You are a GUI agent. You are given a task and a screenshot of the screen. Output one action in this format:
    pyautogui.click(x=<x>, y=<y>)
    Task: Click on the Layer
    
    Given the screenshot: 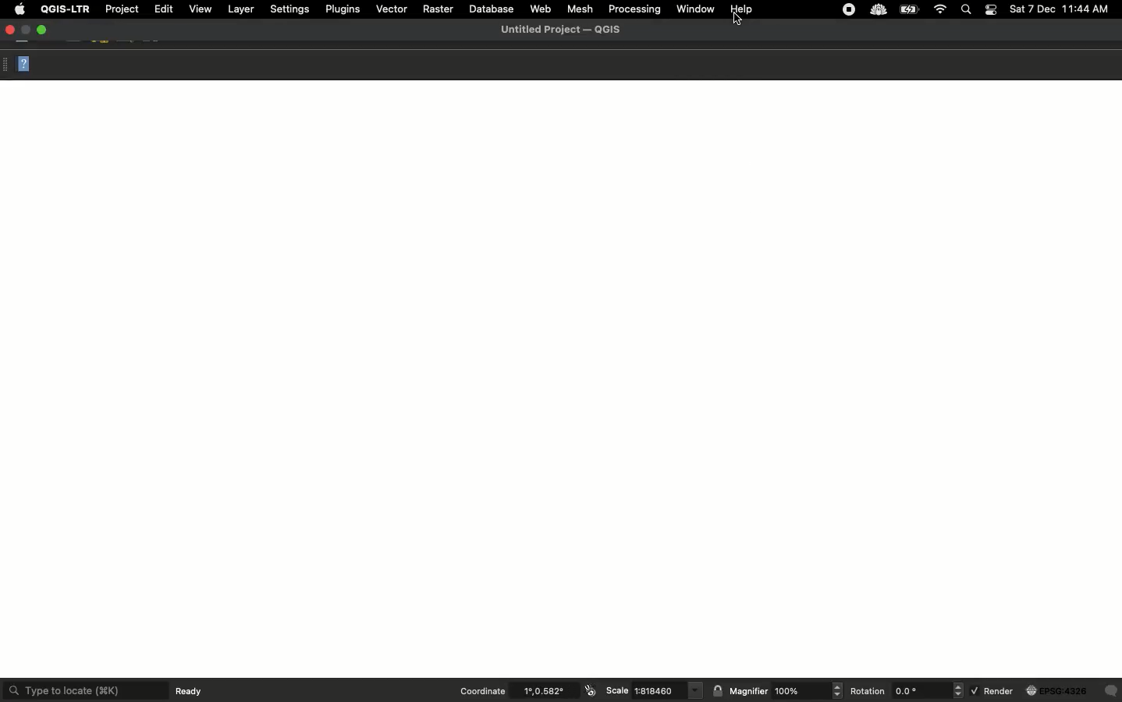 What is the action you would take?
    pyautogui.click(x=240, y=8)
    